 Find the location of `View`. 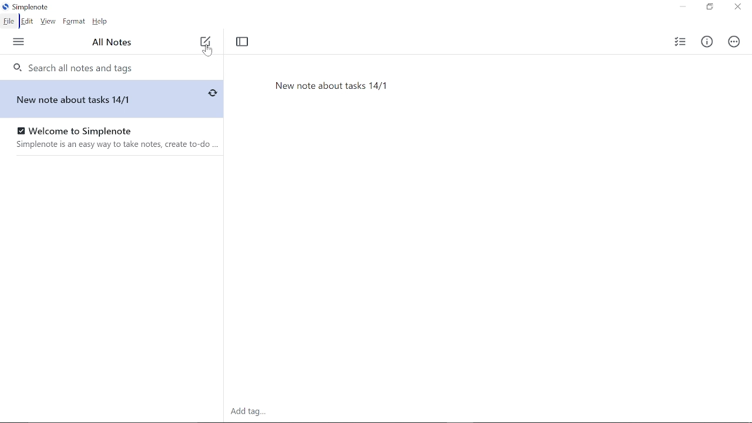

View is located at coordinates (48, 22).